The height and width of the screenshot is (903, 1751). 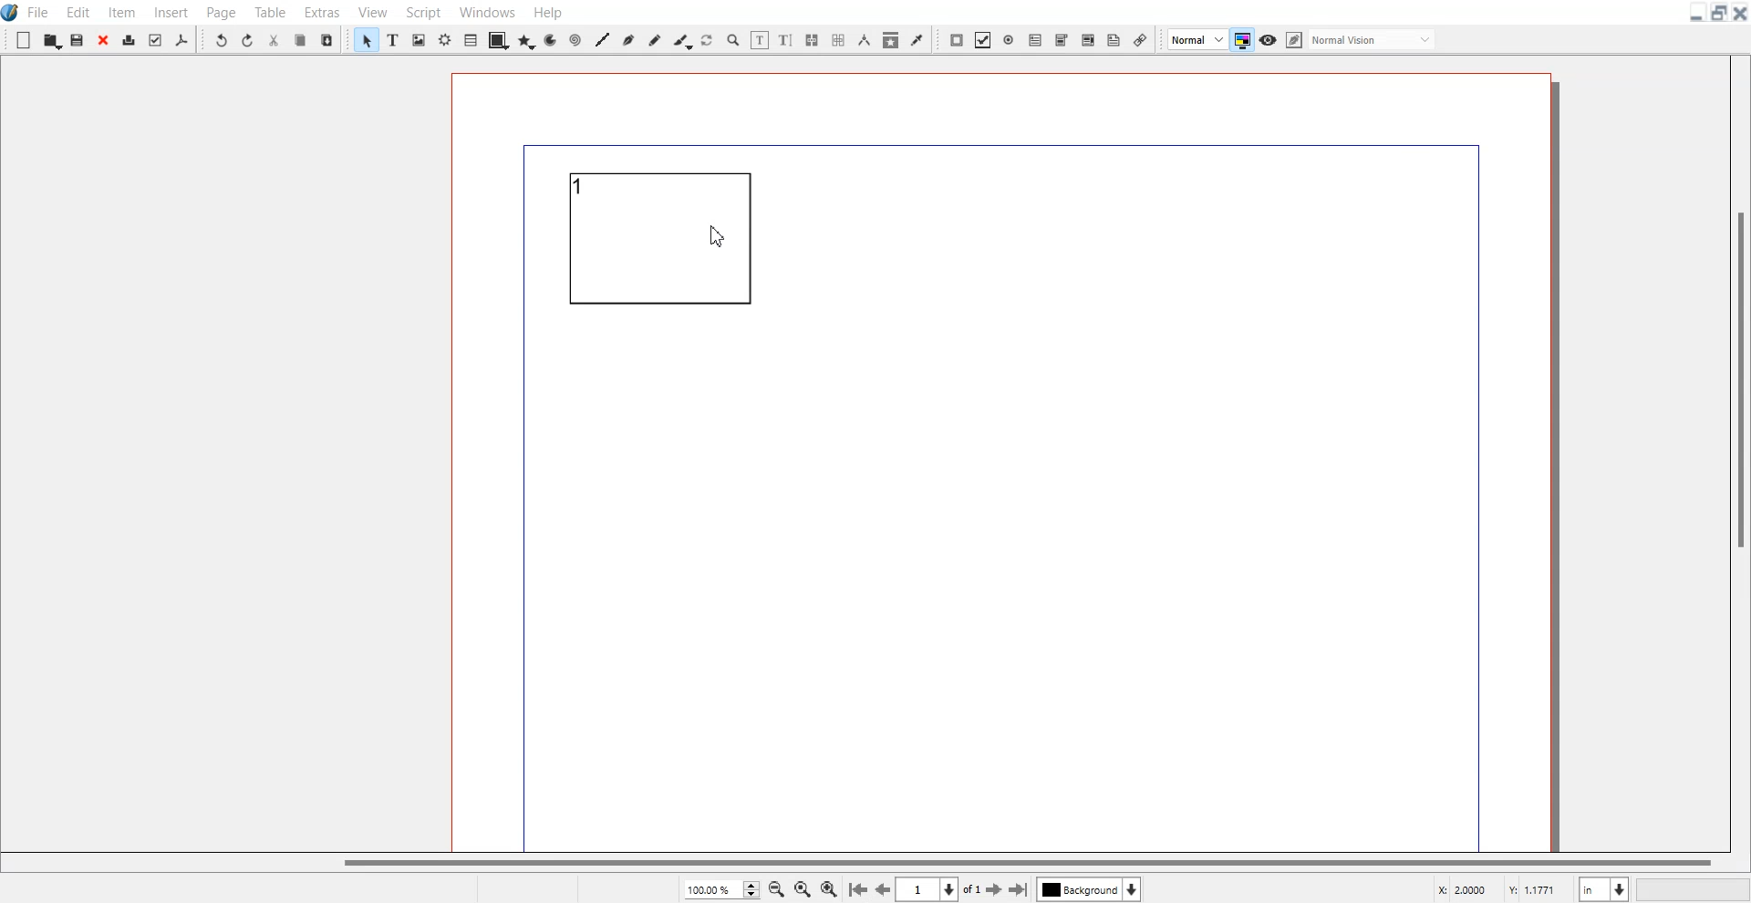 What do you see at coordinates (471, 39) in the screenshot?
I see `Table` at bounding box center [471, 39].